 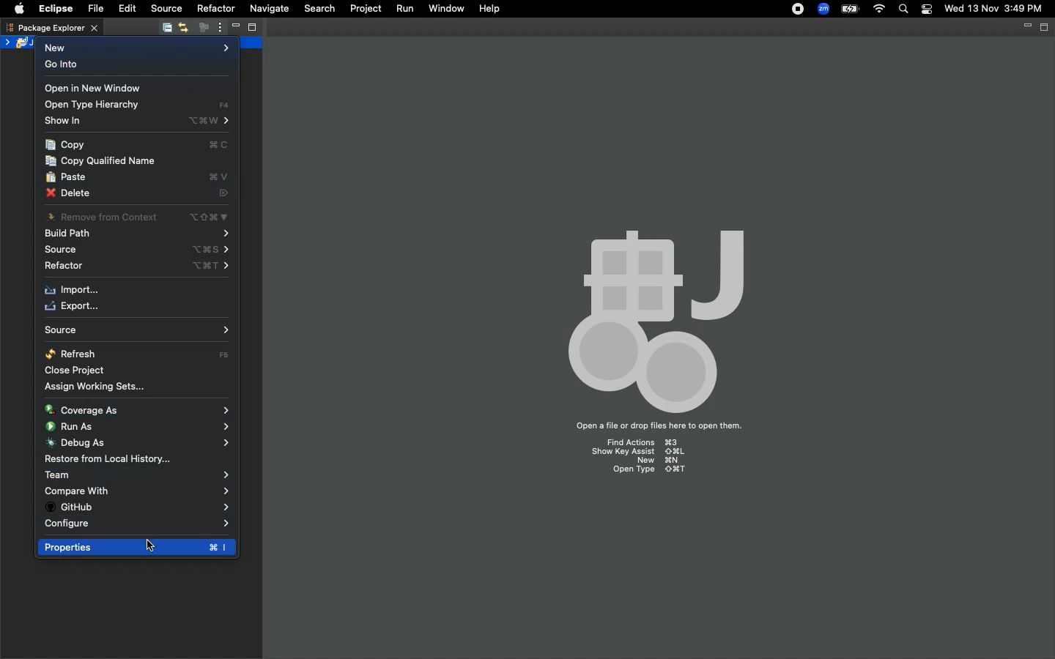 What do you see at coordinates (136, 444) in the screenshot?
I see `Debug as` at bounding box center [136, 444].